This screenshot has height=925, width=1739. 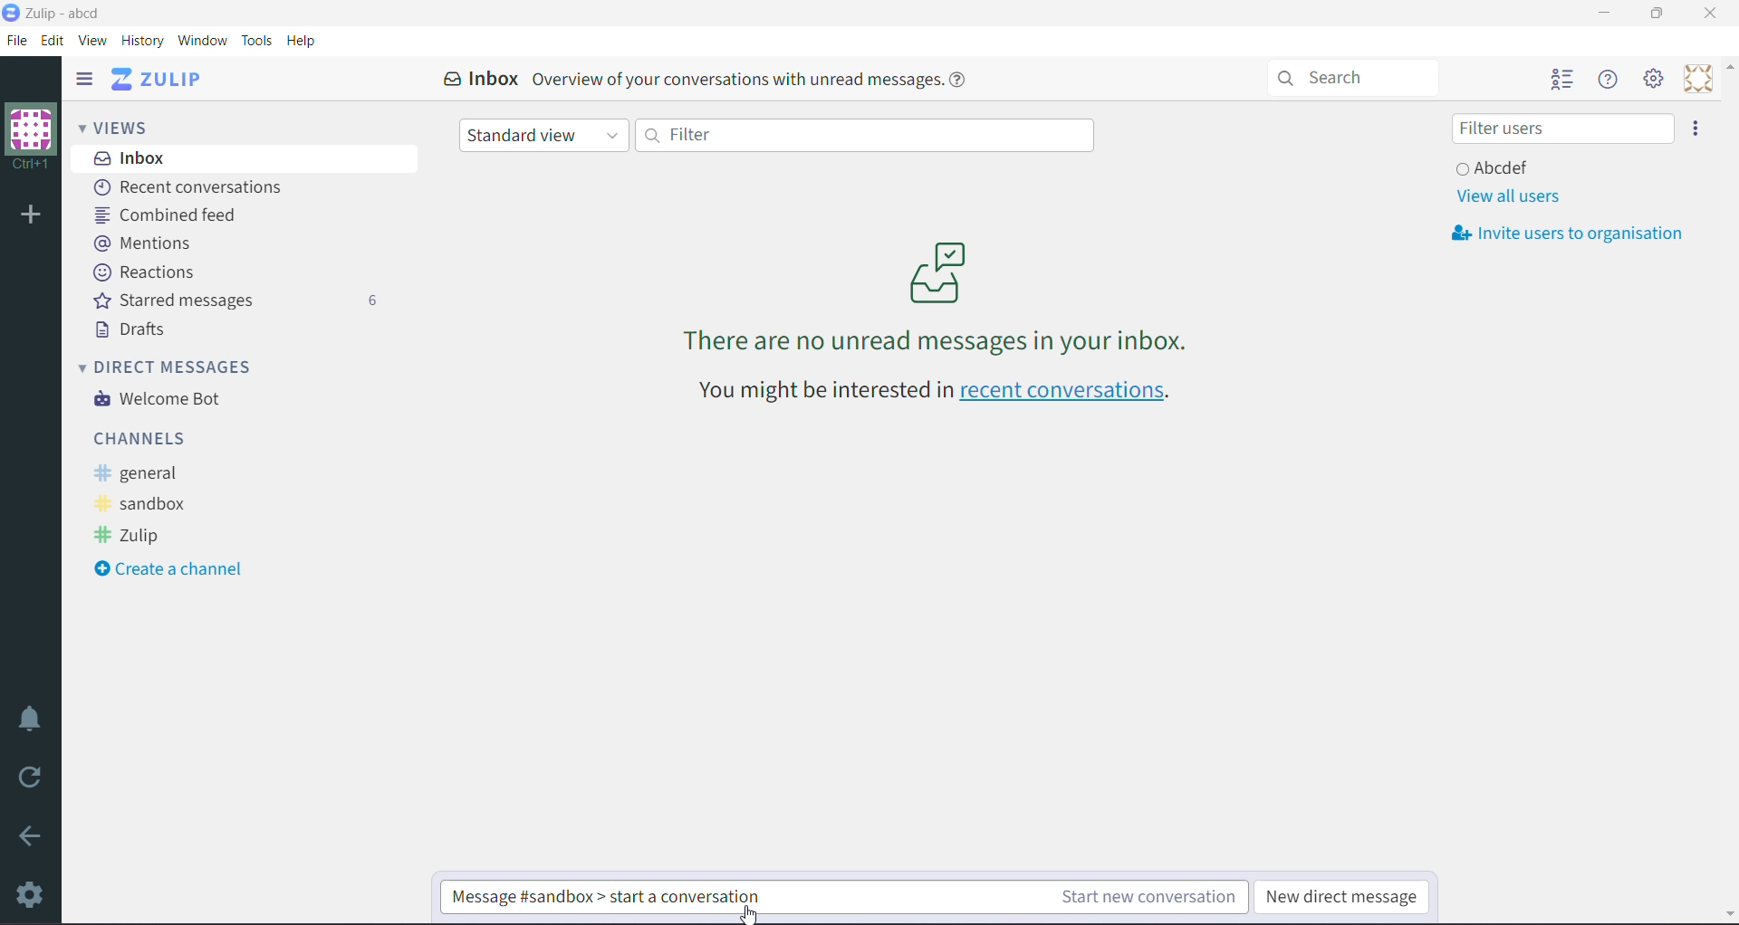 I want to click on Settings, so click(x=32, y=894).